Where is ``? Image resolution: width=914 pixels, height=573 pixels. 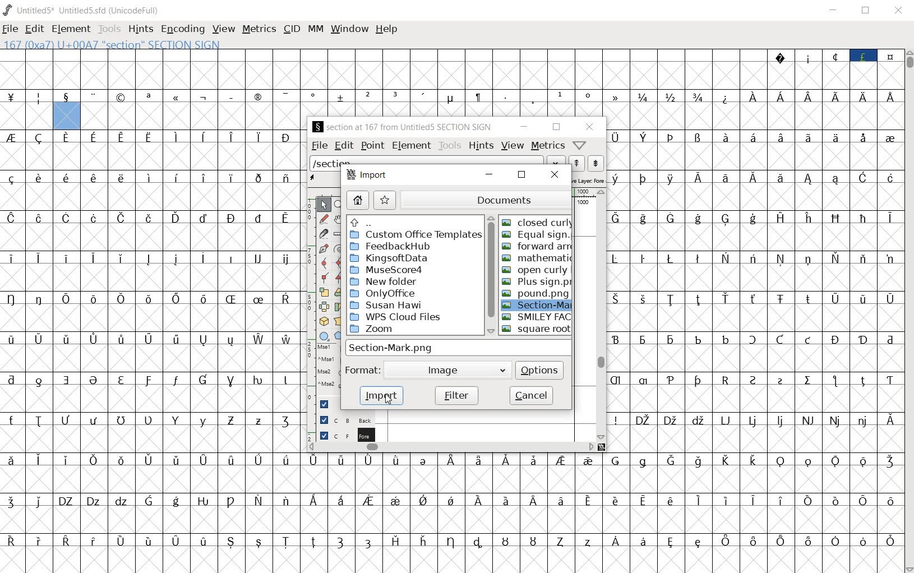
 is located at coordinates (754, 298).